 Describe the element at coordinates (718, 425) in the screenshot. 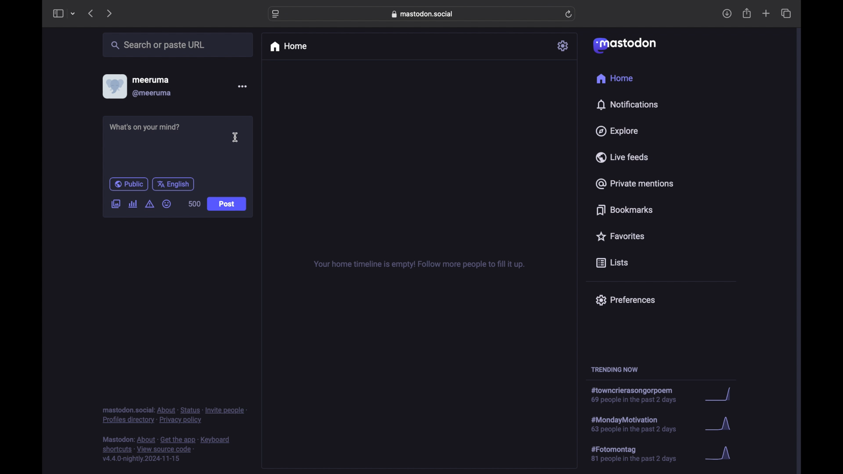

I see `graph` at that location.